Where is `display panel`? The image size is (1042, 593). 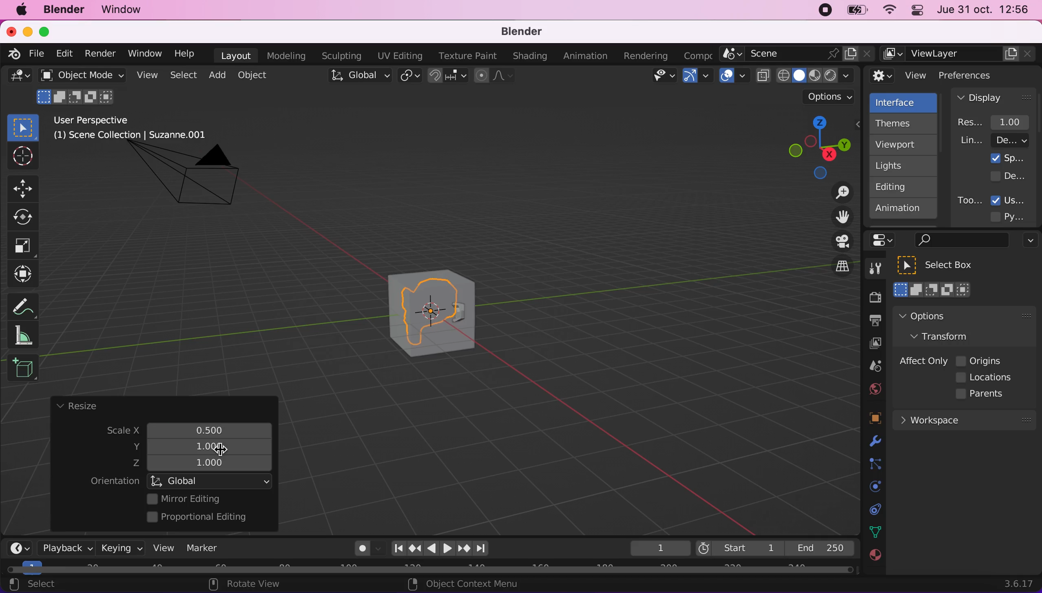 display panel is located at coordinates (994, 97).